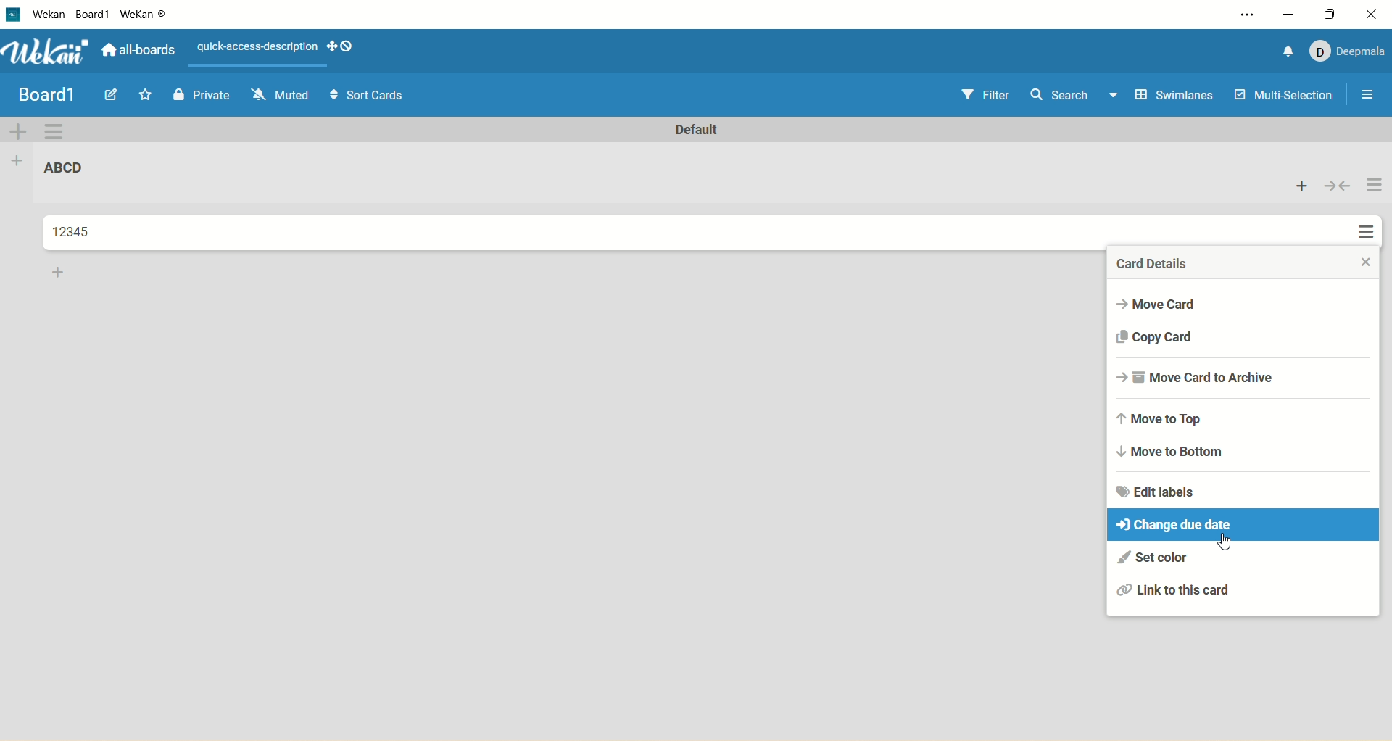 The image size is (1392, 741). Describe the element at coordinates (199, 97) in the screenshot. I see `private` at that location.